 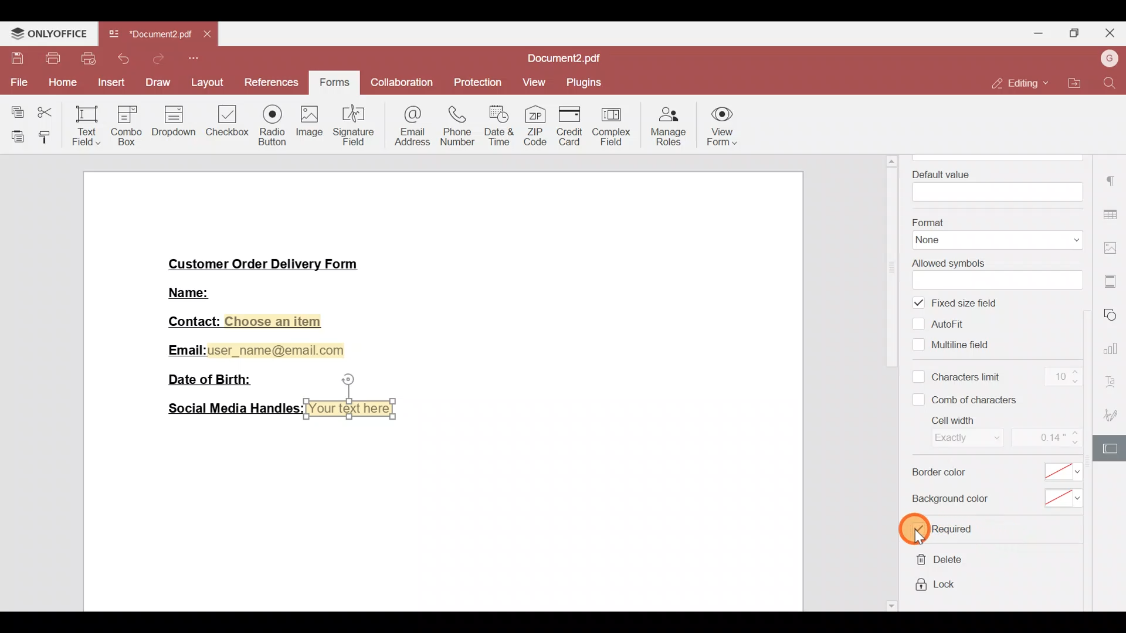 What do you see at coordinates (475, 83) in the screenshot?
I see `Protection` at bounding box center [475, 83].